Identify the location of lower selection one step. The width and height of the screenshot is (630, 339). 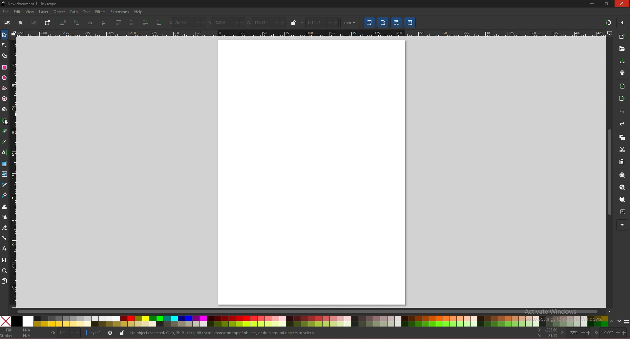
(146, 23).